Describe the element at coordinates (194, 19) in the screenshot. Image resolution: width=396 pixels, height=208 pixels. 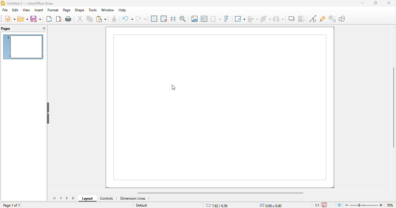
I see `image` at that location.